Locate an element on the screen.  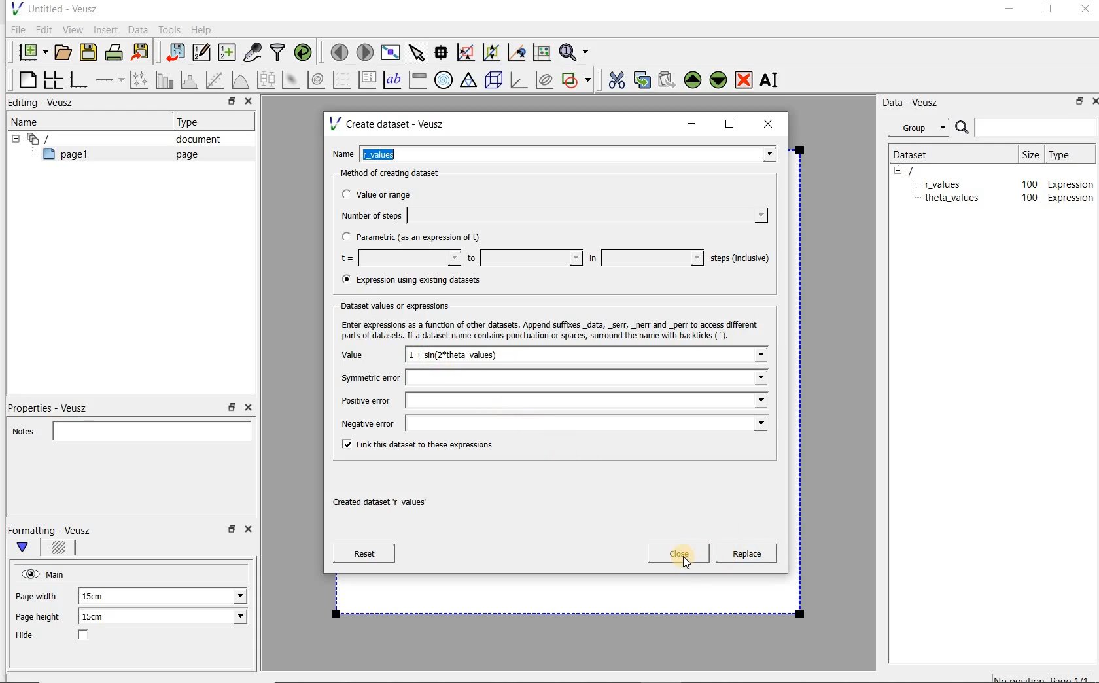
Insert is located at coordinates (107, 29).